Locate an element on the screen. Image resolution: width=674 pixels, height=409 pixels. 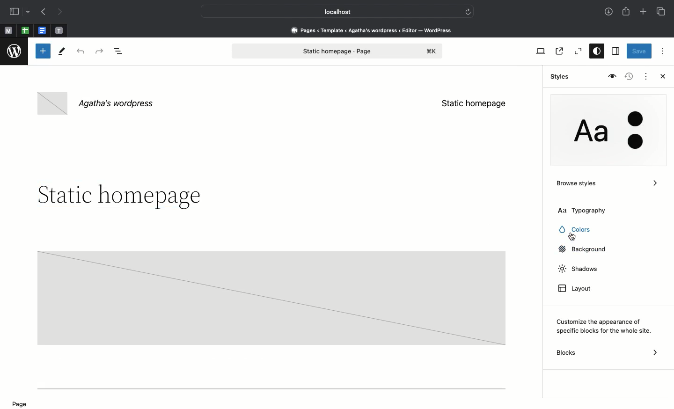
Blocks is located at coordinates (608, 353).